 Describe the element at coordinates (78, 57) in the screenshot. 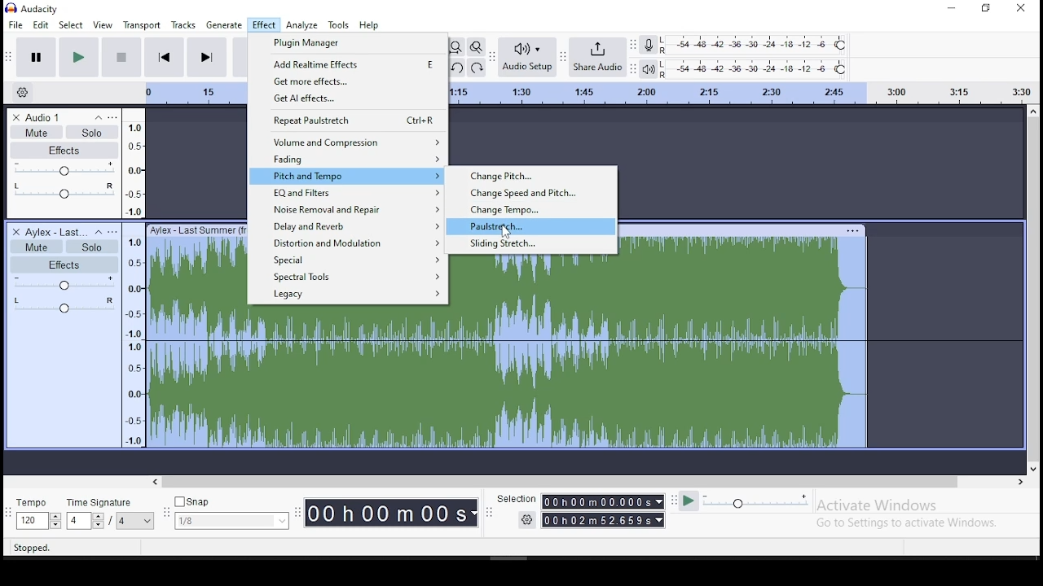

I see `pause` at that location.